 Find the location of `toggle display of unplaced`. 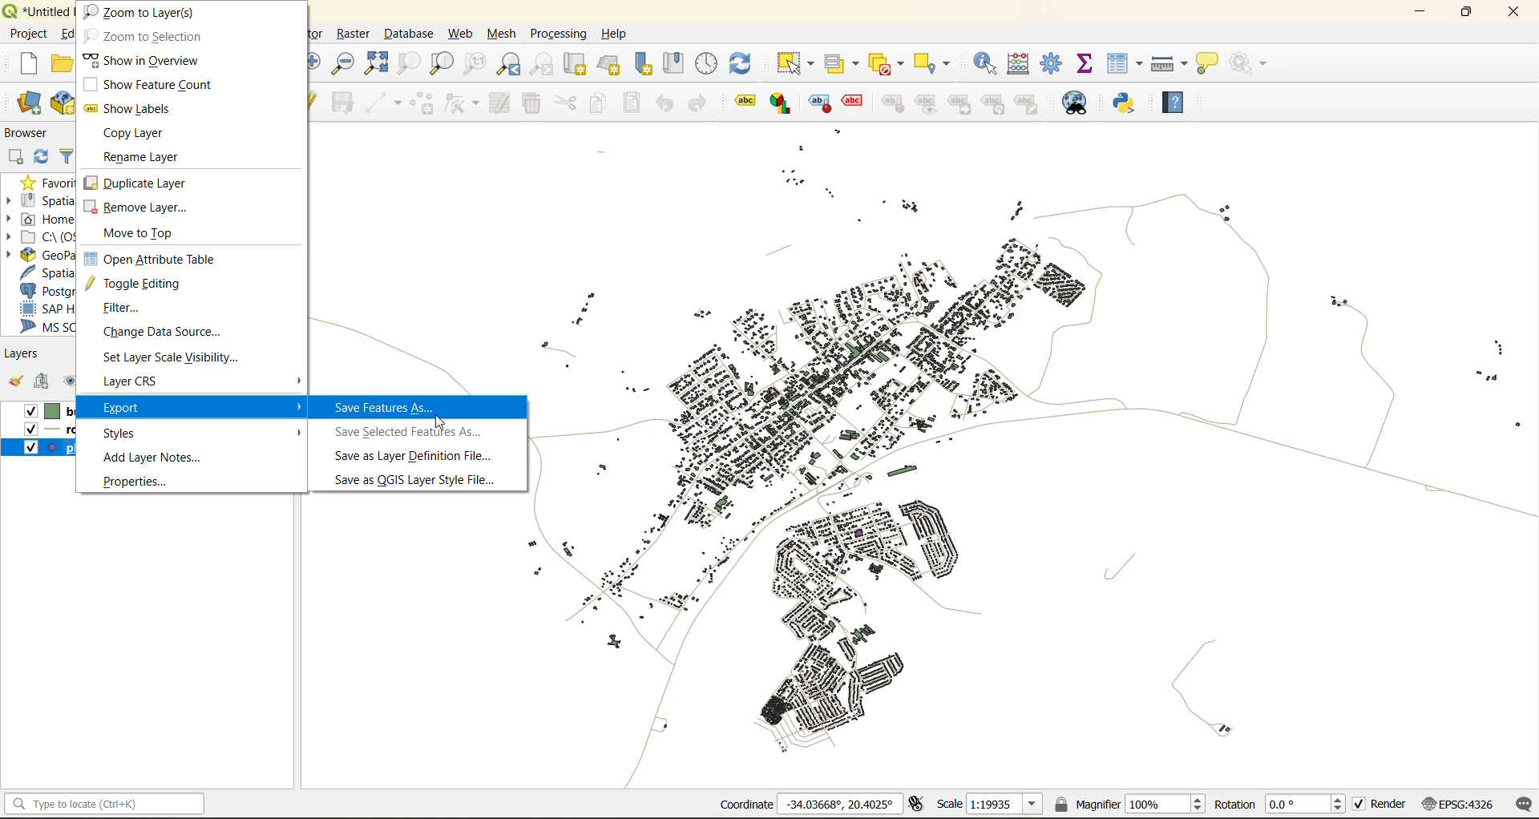

toggle display of unplaced is located at coordinates (854, 103).